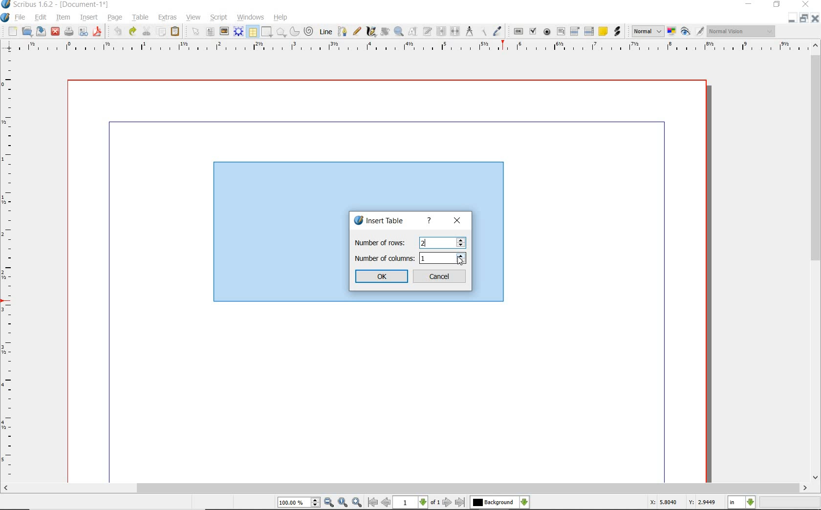  What do you see at coordinates (13, 32) in the screenshot?
I see `new` at bounding box center [13, 32].